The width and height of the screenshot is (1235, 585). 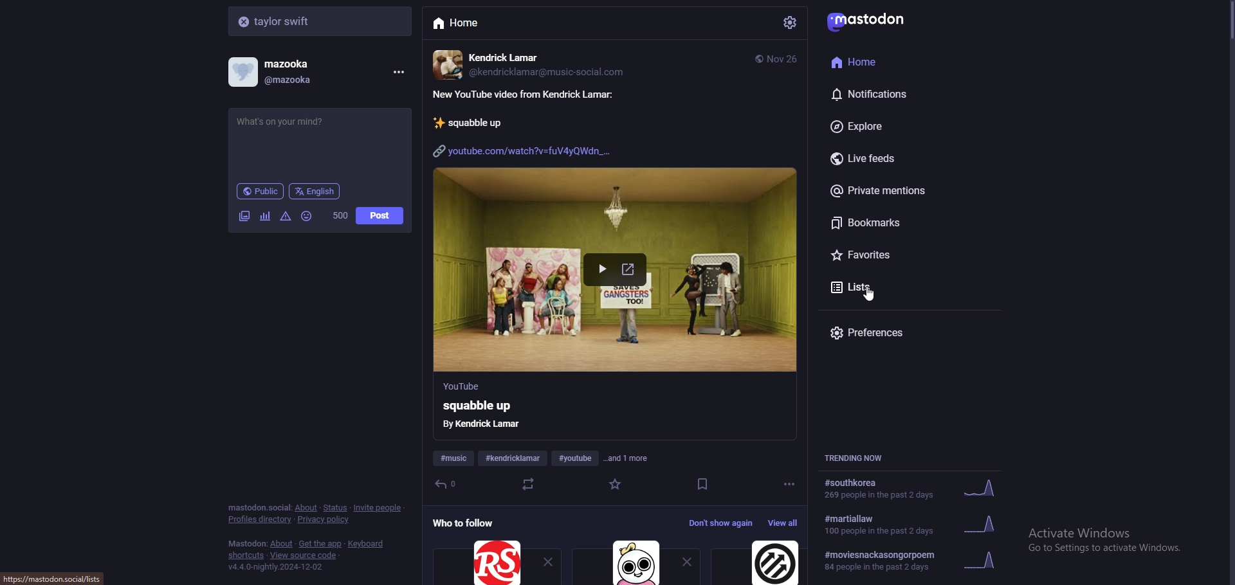 I want to click on notifications, so click(x=897, y=92).